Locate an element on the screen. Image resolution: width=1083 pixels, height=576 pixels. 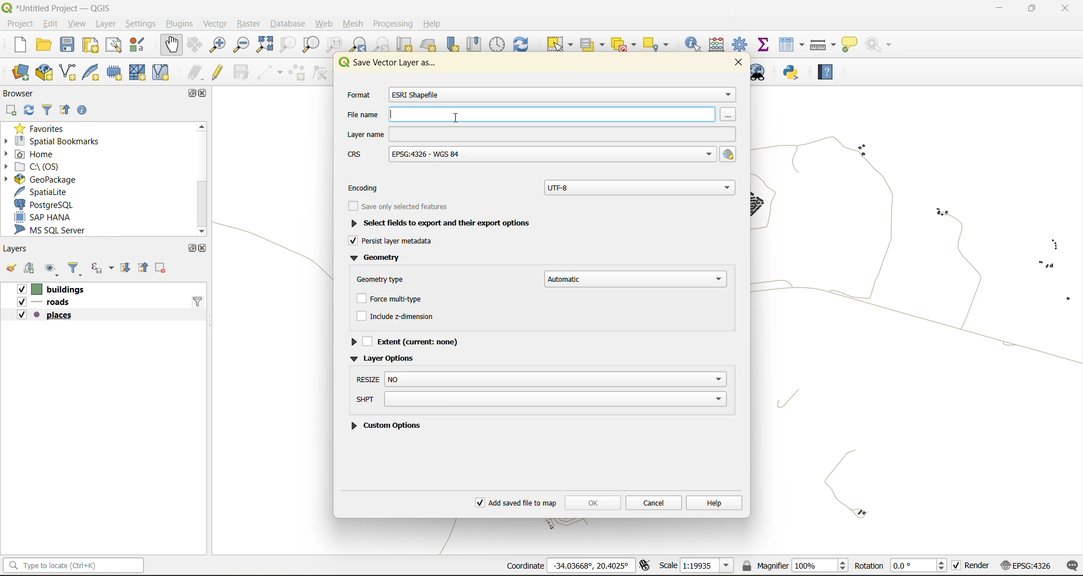
format is located at coordinates (358, 96).